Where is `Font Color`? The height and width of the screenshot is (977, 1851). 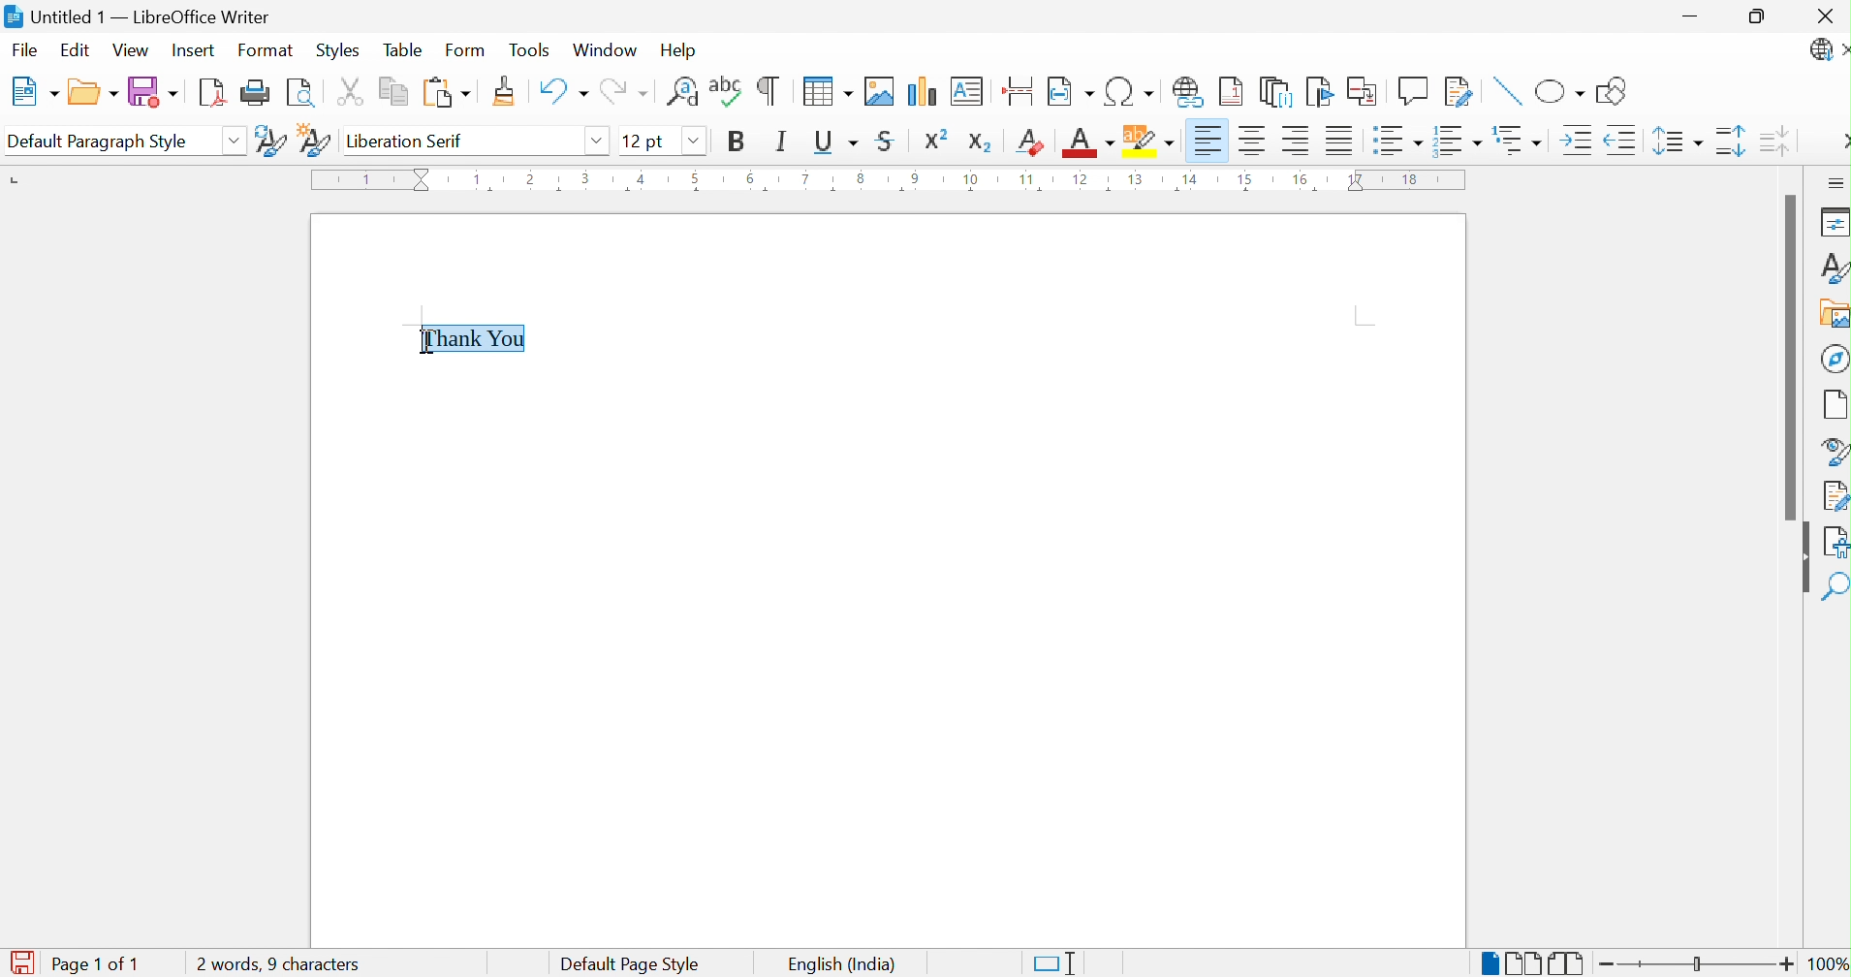
Font Color is located at coordinates (1090, 144).